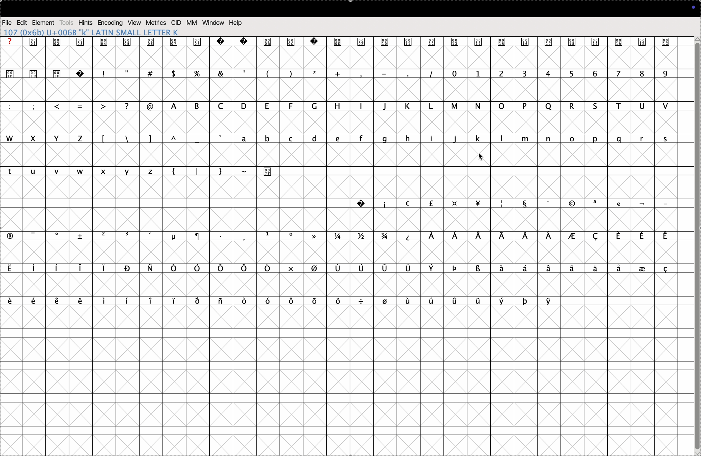 This screenshot has width=701, height=456. I want to click on ?, so click(12, 40).